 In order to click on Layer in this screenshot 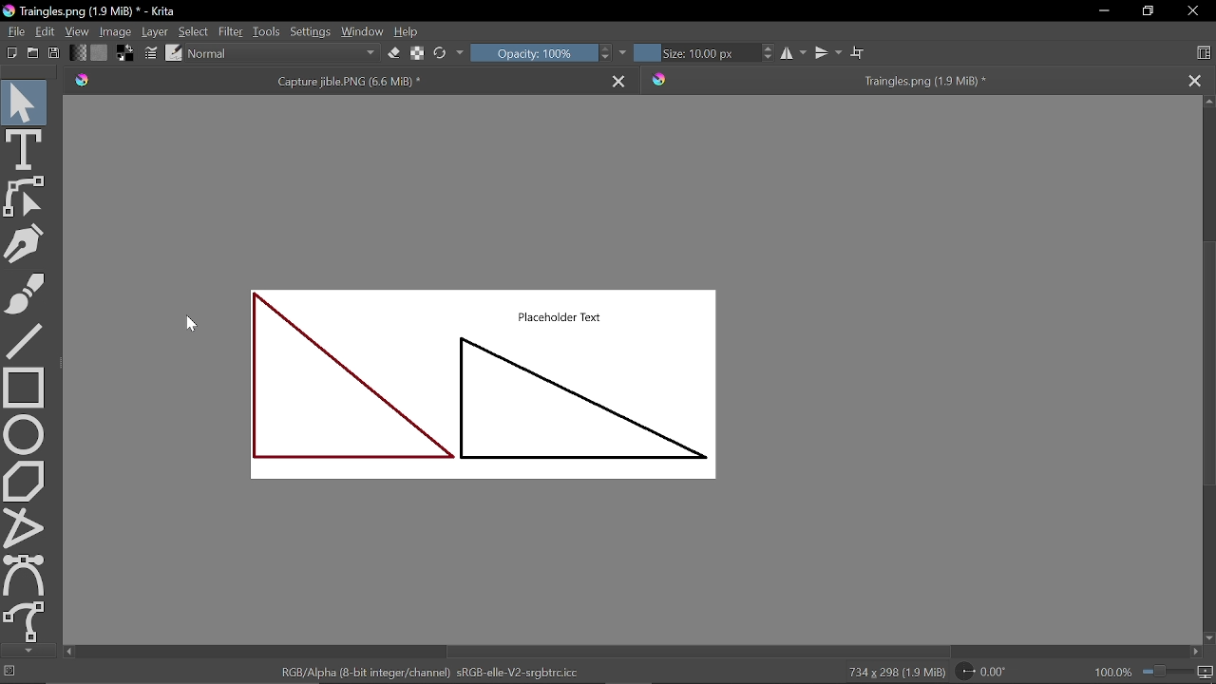, I will do `click(155, 31)`.